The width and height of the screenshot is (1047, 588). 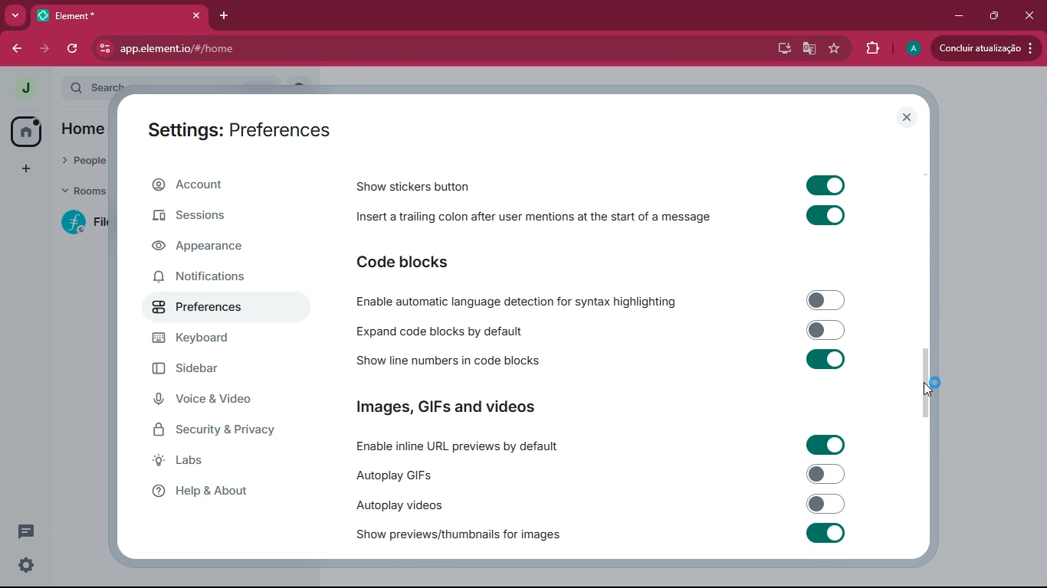 I want to click on minimize, so click(x=957, y=16).